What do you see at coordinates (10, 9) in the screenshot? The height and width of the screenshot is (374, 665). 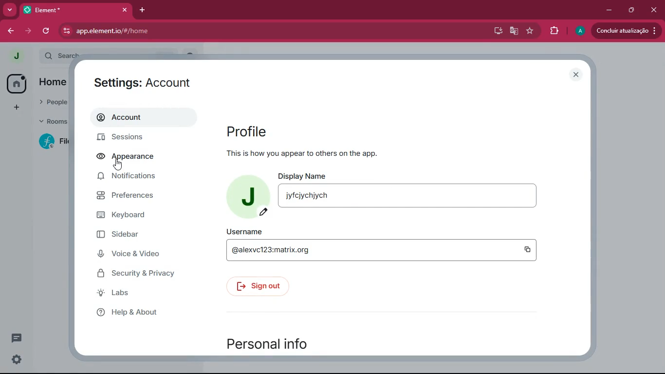 I see `more` at bounding box center [10, 9].